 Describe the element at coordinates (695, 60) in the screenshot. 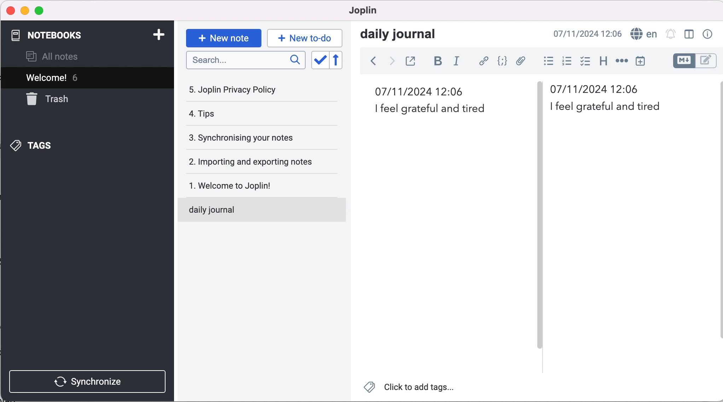

I see `toggle editor` at that location.